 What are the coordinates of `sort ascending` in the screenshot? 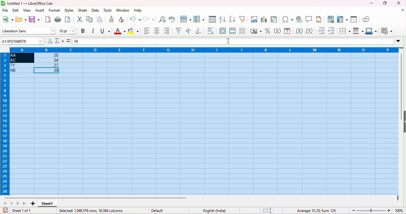 It's located at (223, 19).